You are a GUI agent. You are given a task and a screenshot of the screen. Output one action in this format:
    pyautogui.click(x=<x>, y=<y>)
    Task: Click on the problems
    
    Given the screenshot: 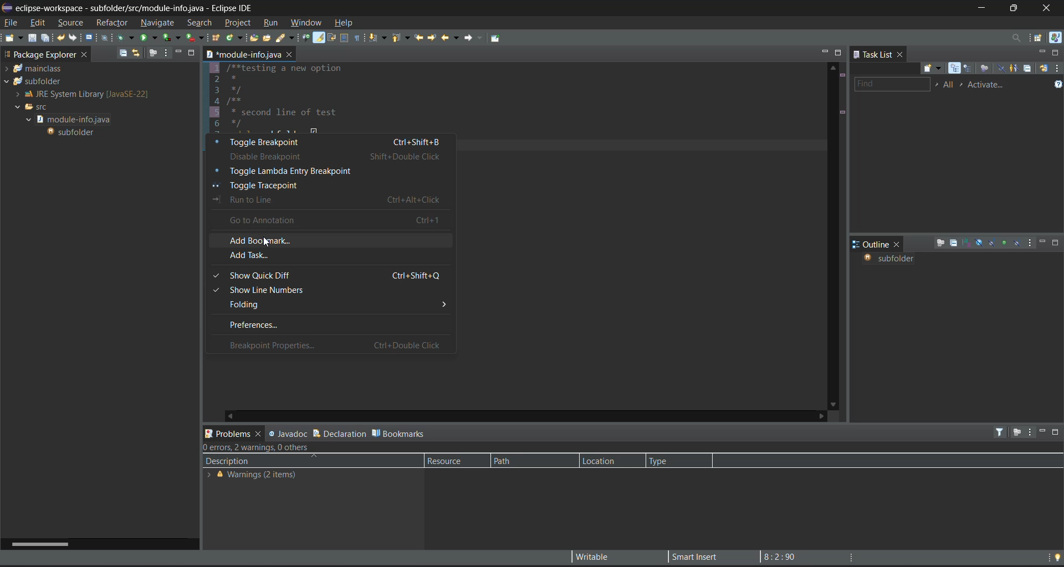 What is the action you would take?
    pyautogui.click(x=234, y=432)
    